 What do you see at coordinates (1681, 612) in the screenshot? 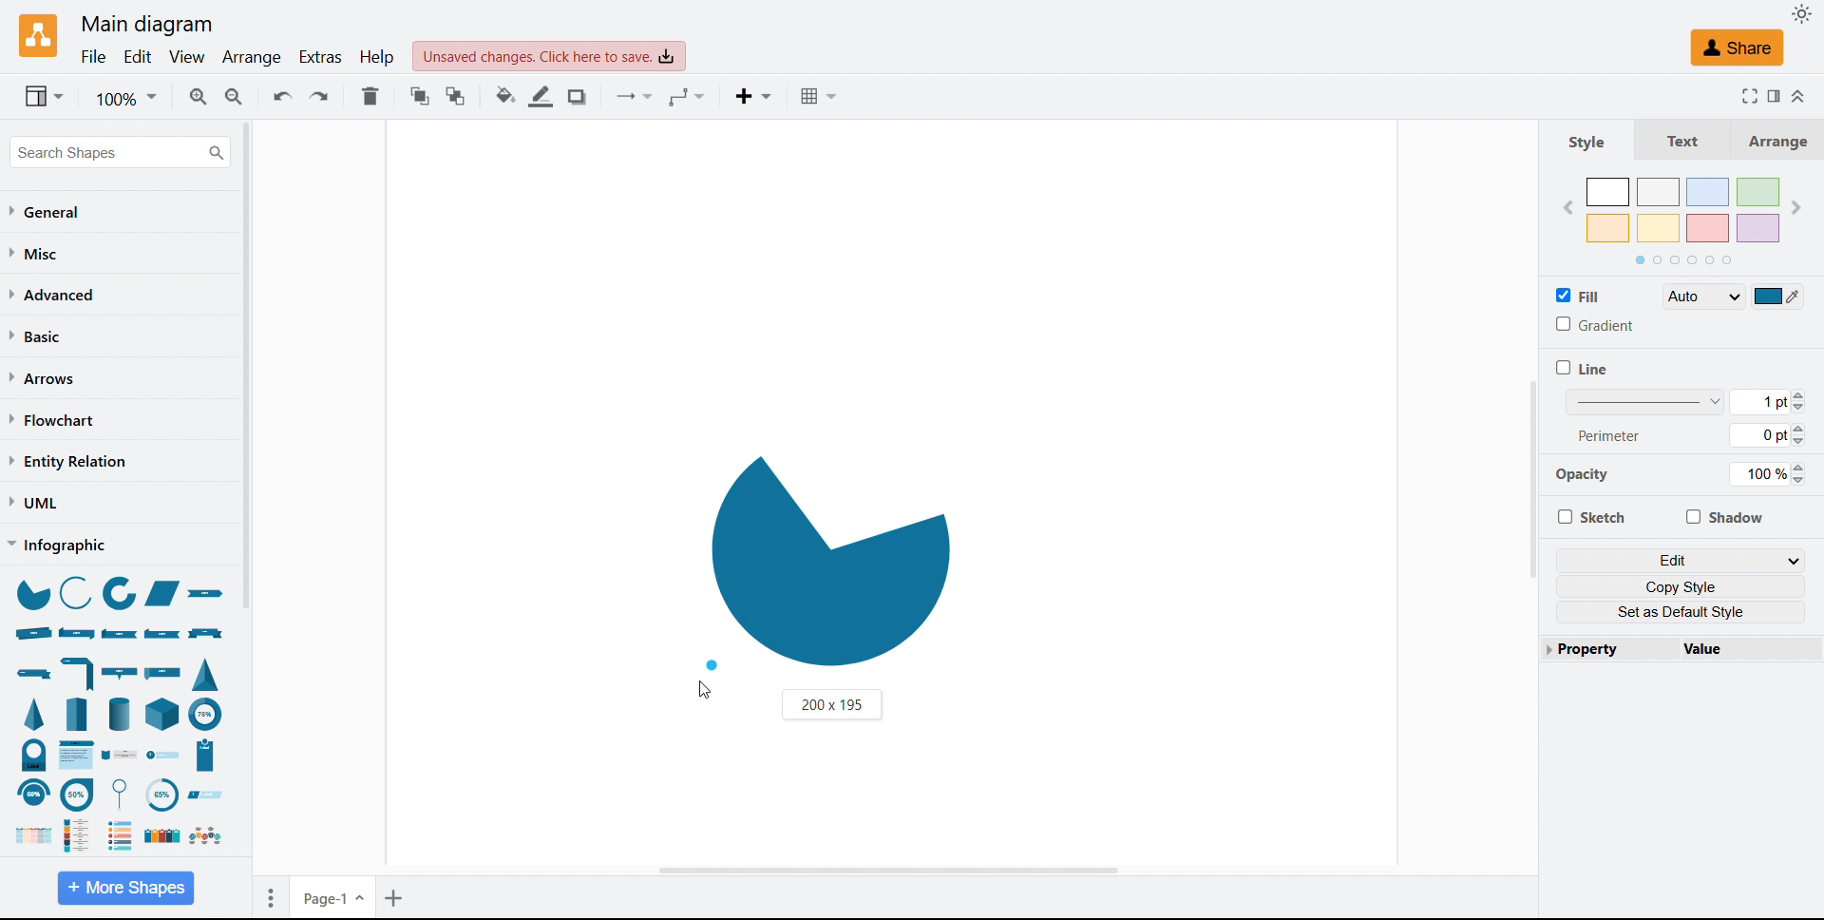
I see `Set as default style ` at bounding box center [1681, 612].